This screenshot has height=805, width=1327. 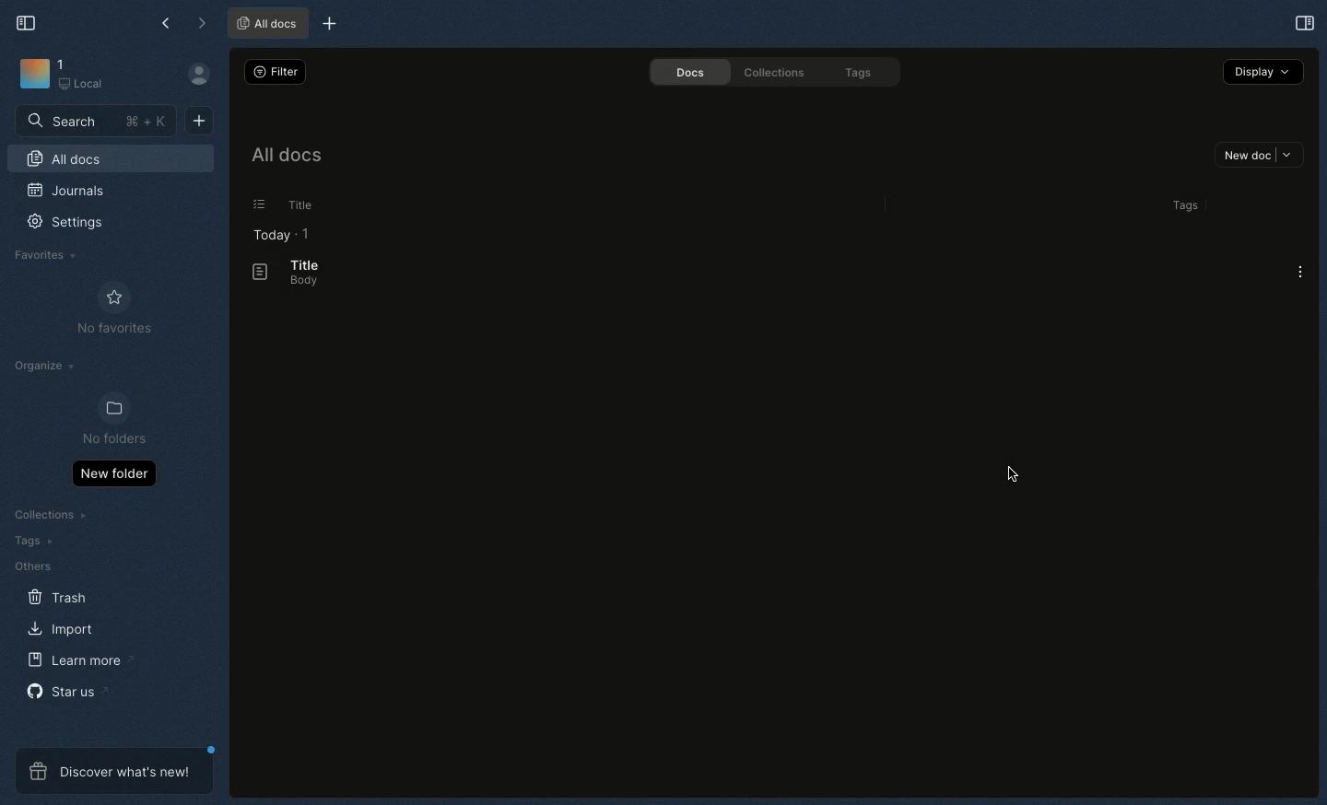 What do you see at coordinates (107, 420) in the screenshot?
I see `No folders` at bounding box center [107, 420].